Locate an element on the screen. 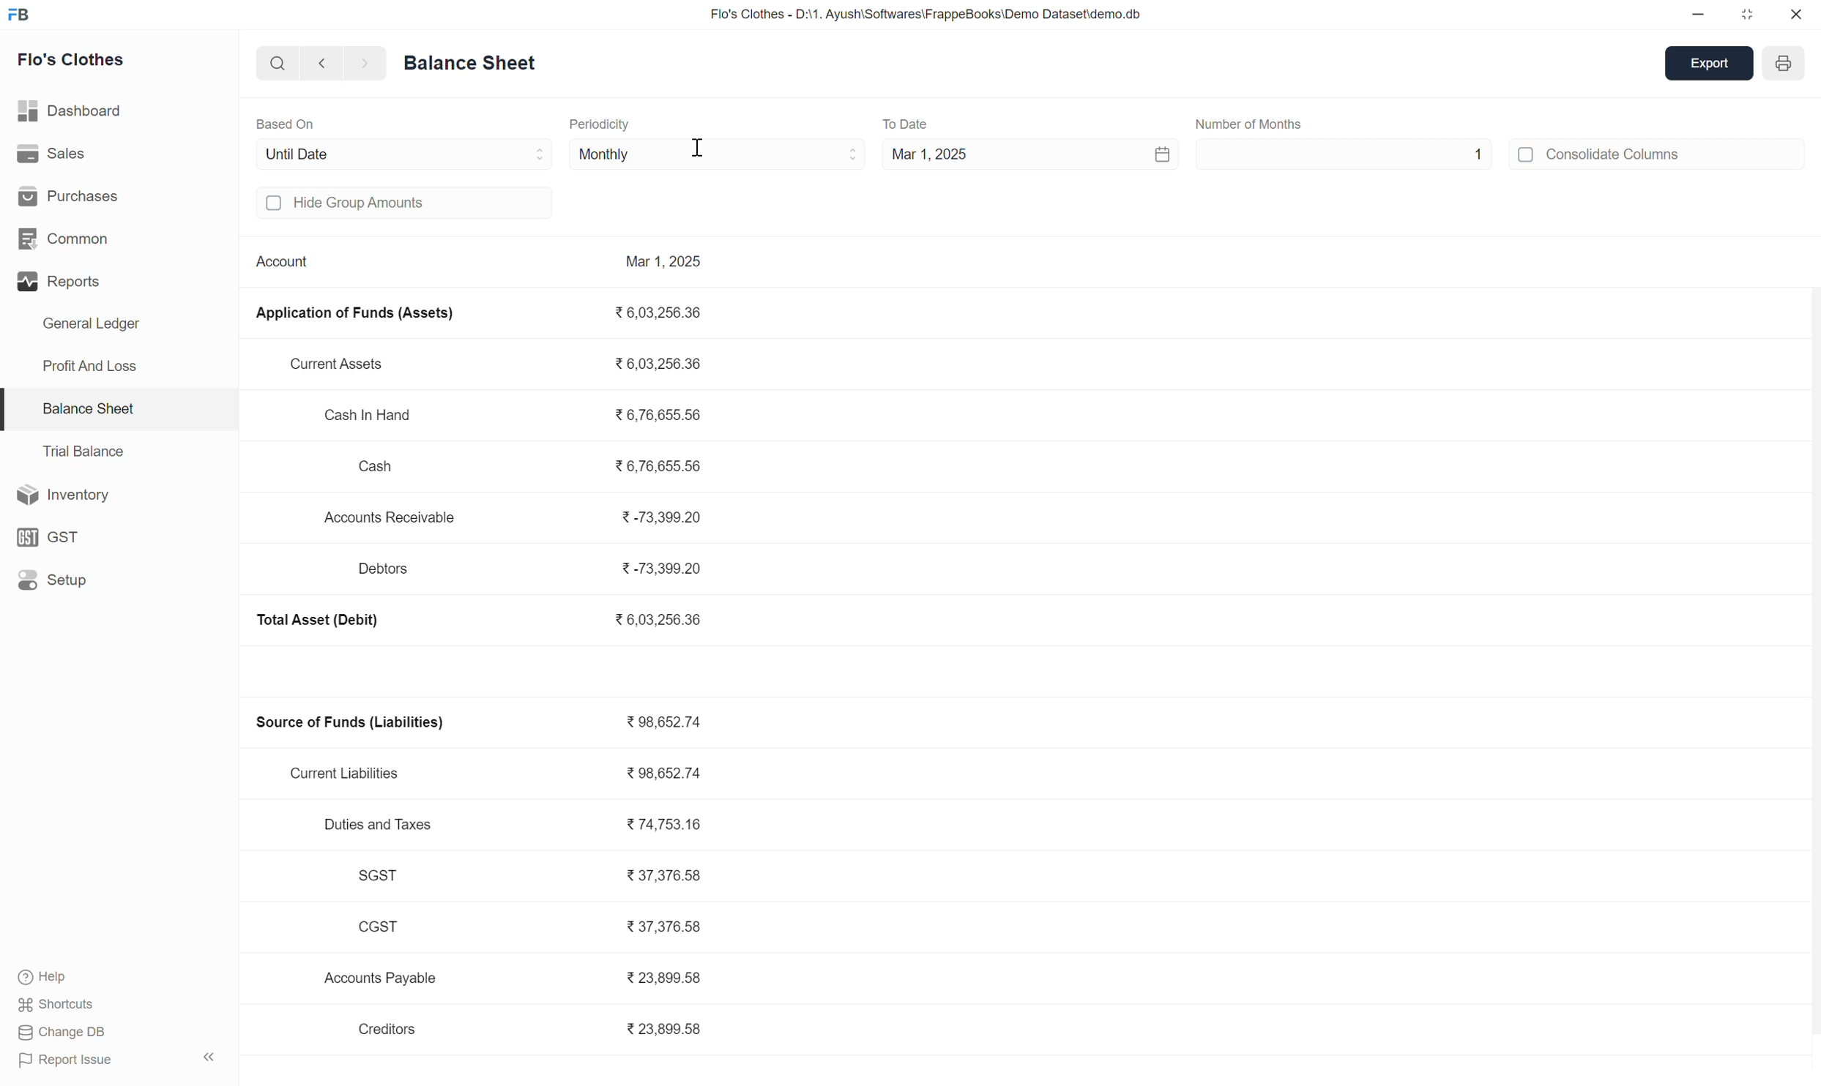 Image resolution: width=1821 pixels, height=1086 pixels. Flo's Clothes - D:\1. Ayush\Softwares\FrappeBooks\Demo Dataset\demo.db is located at coordinates (923, 12).